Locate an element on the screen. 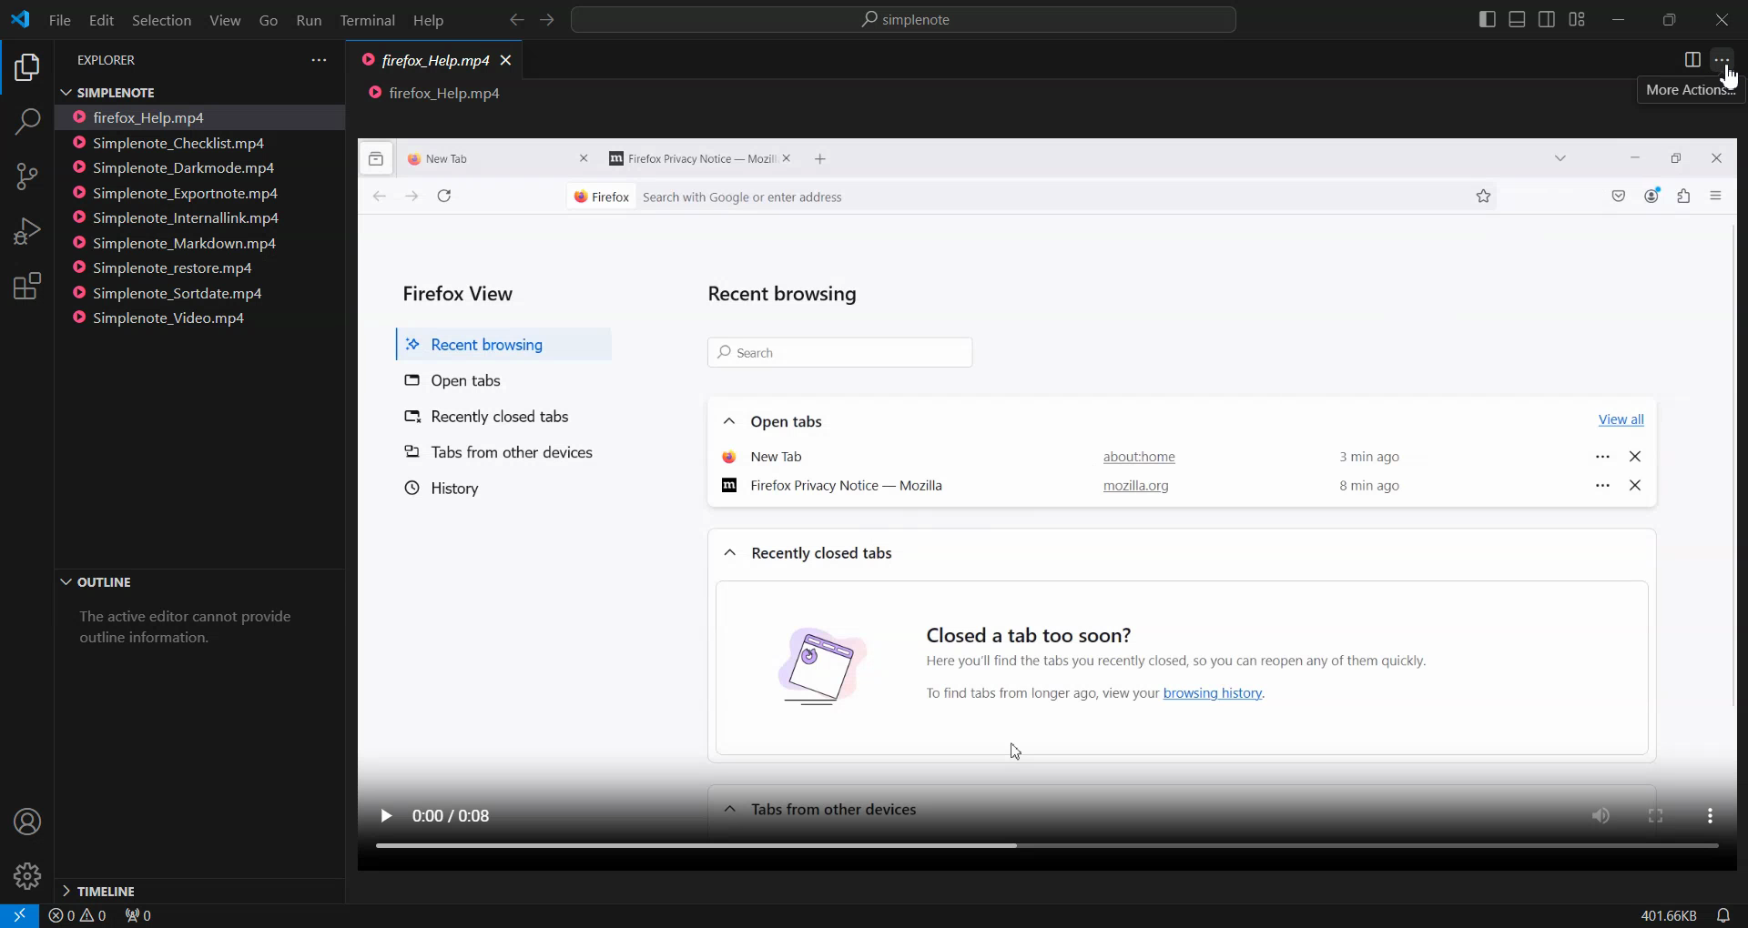 This screenshot has width=1748, height=928. 0o'00 / 0:08 is located at coordinates (460, 811).